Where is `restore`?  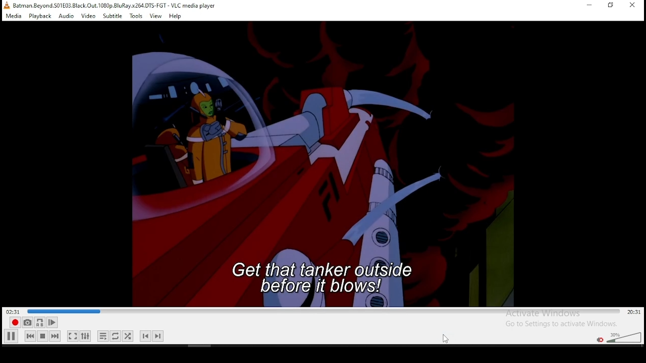
restore is located at coordinates (611, 6).